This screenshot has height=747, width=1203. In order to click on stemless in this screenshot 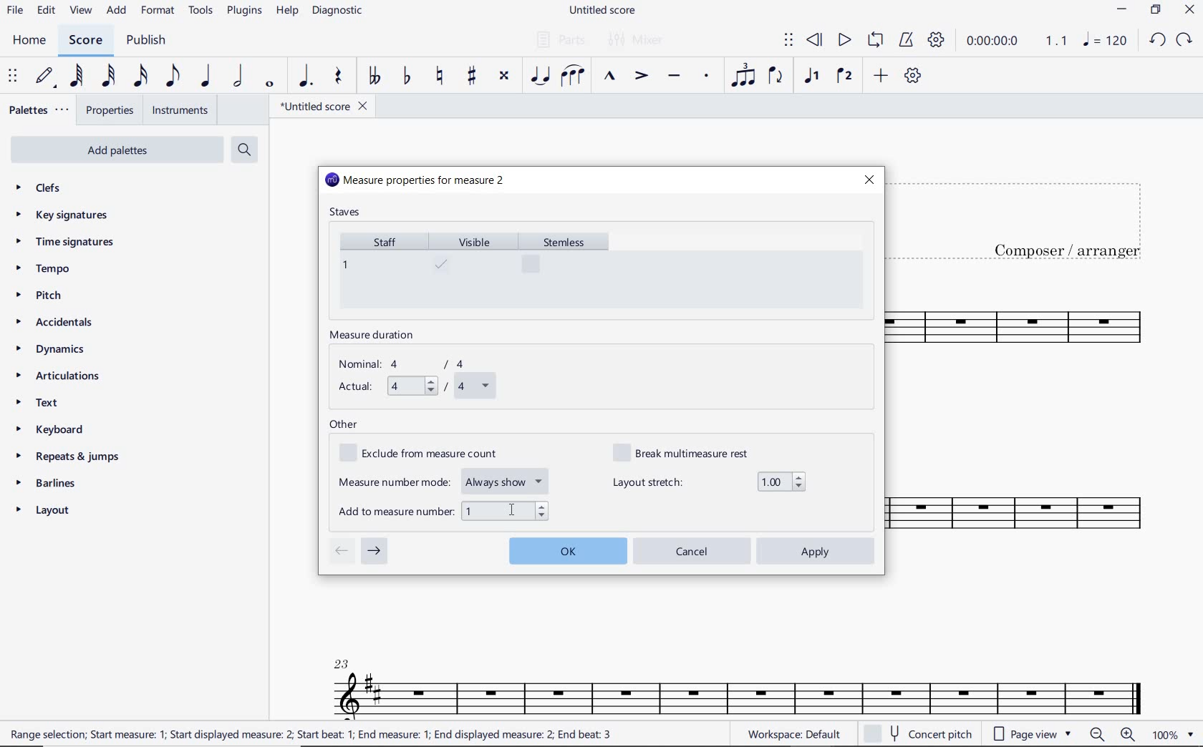, I will do `click(570, 269)`.